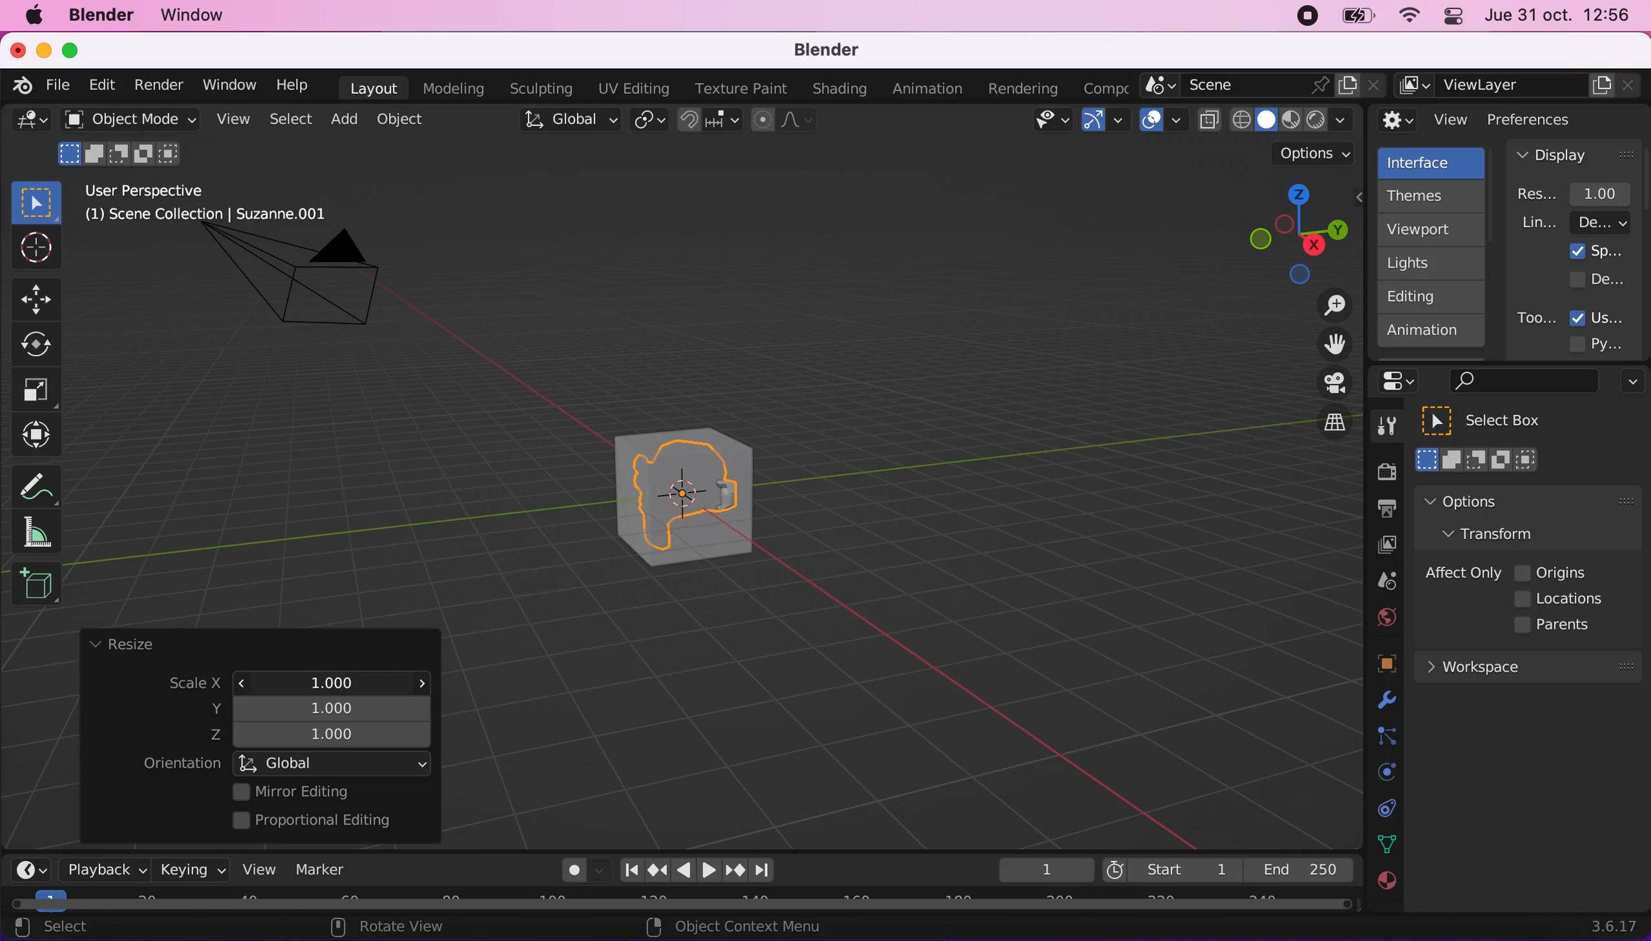  Describe the element at coordinates (1321, 434) in the screenshot. I see `switch the current view` at that location.